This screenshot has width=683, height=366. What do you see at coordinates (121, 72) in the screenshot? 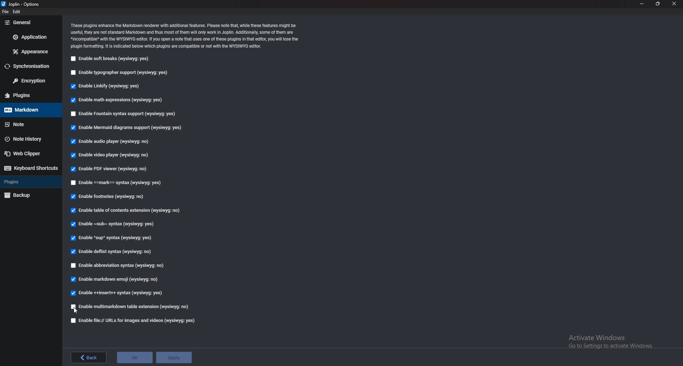
I see `Enable typographer support` at bounding box center [121, 72].